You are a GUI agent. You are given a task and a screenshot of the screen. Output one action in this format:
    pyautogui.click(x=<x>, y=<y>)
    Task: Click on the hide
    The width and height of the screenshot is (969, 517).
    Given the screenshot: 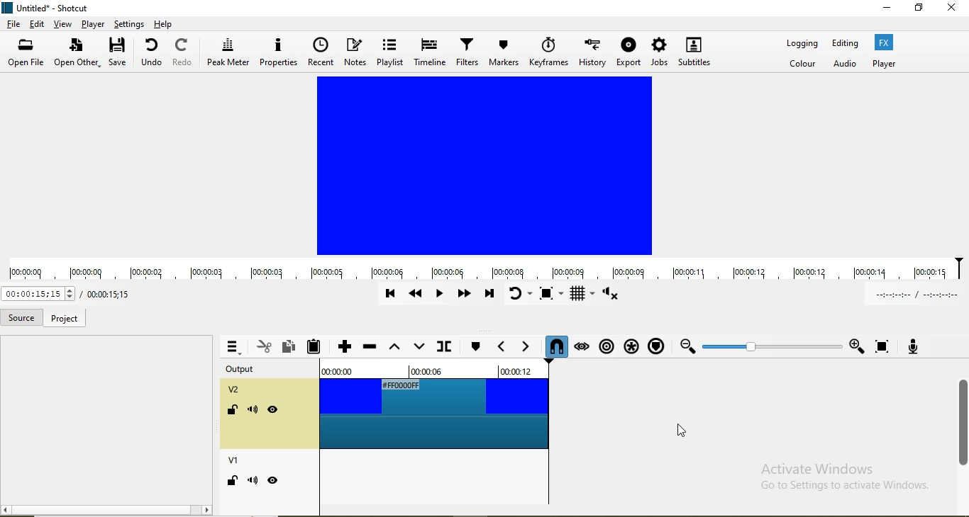 What is the action you would take?
    pyautogui.click(x=274, y=480)
    